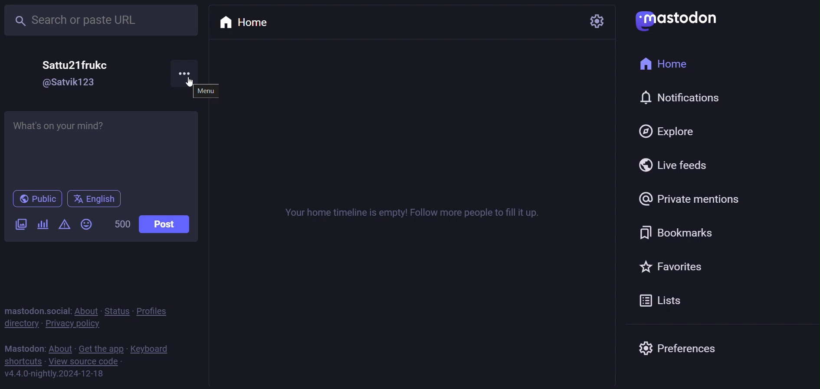 Image resolution: width=820 pixels, height=389 pixels. Describe the element at coordinates (408, 211) in the screenshot. I see `Your home timeline is empty! Follow more people to fill it up.` at that location.